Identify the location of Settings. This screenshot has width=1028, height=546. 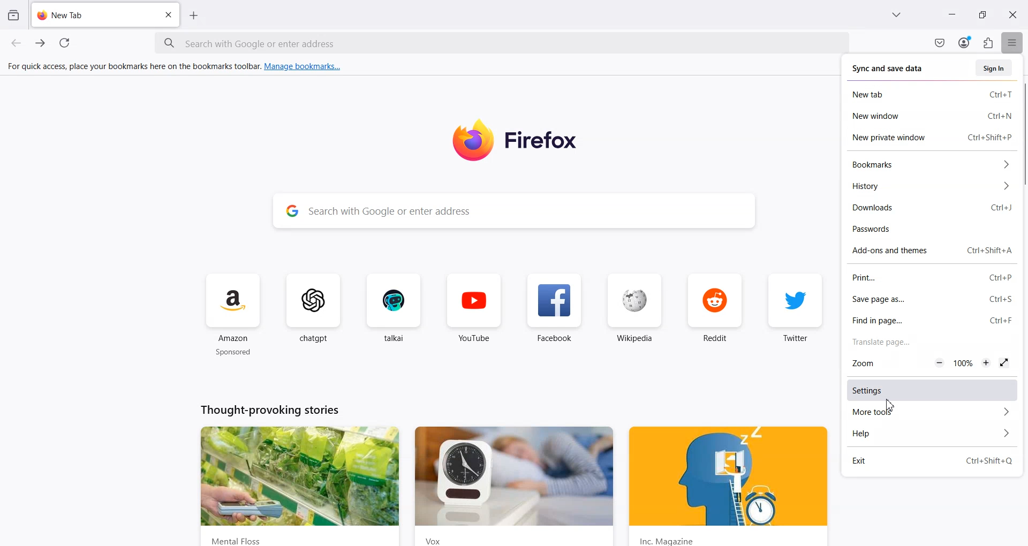
(933, 390).